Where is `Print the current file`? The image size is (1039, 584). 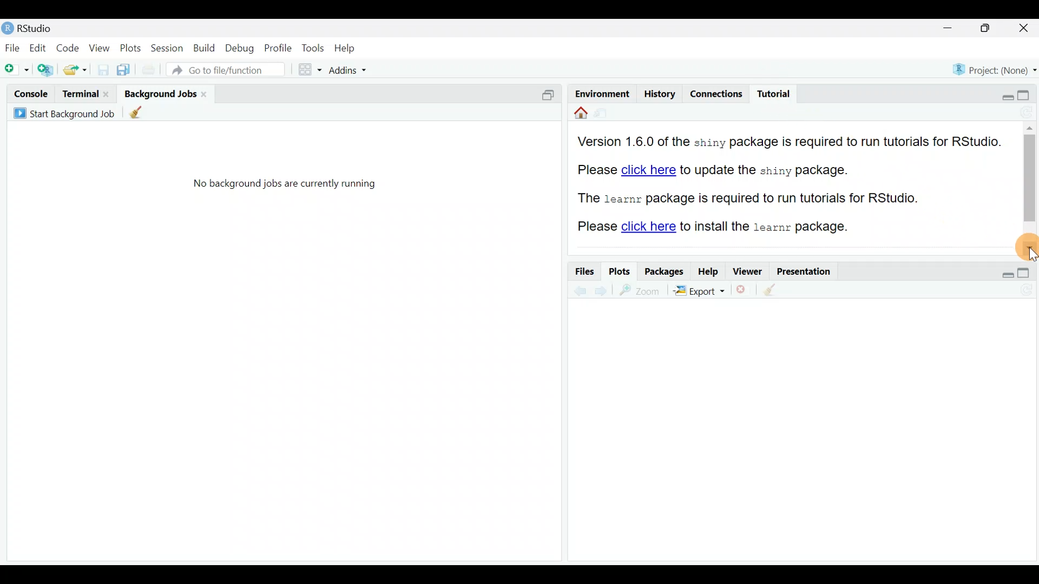
Print the current file is located at coordinates (150, 72).